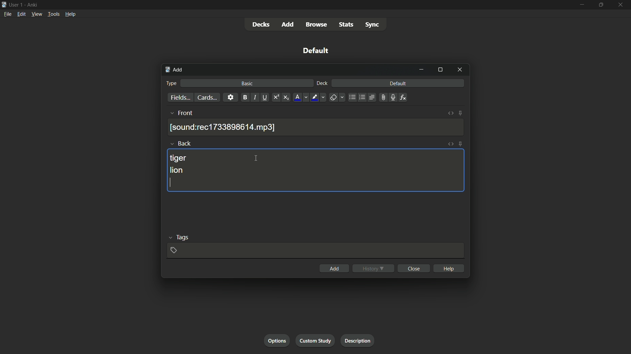 This screenshot has height=354, width=631. What do you see at coordinates (247, 84) in the screenshot?
I see `basic` at bounding box center [247, 84].